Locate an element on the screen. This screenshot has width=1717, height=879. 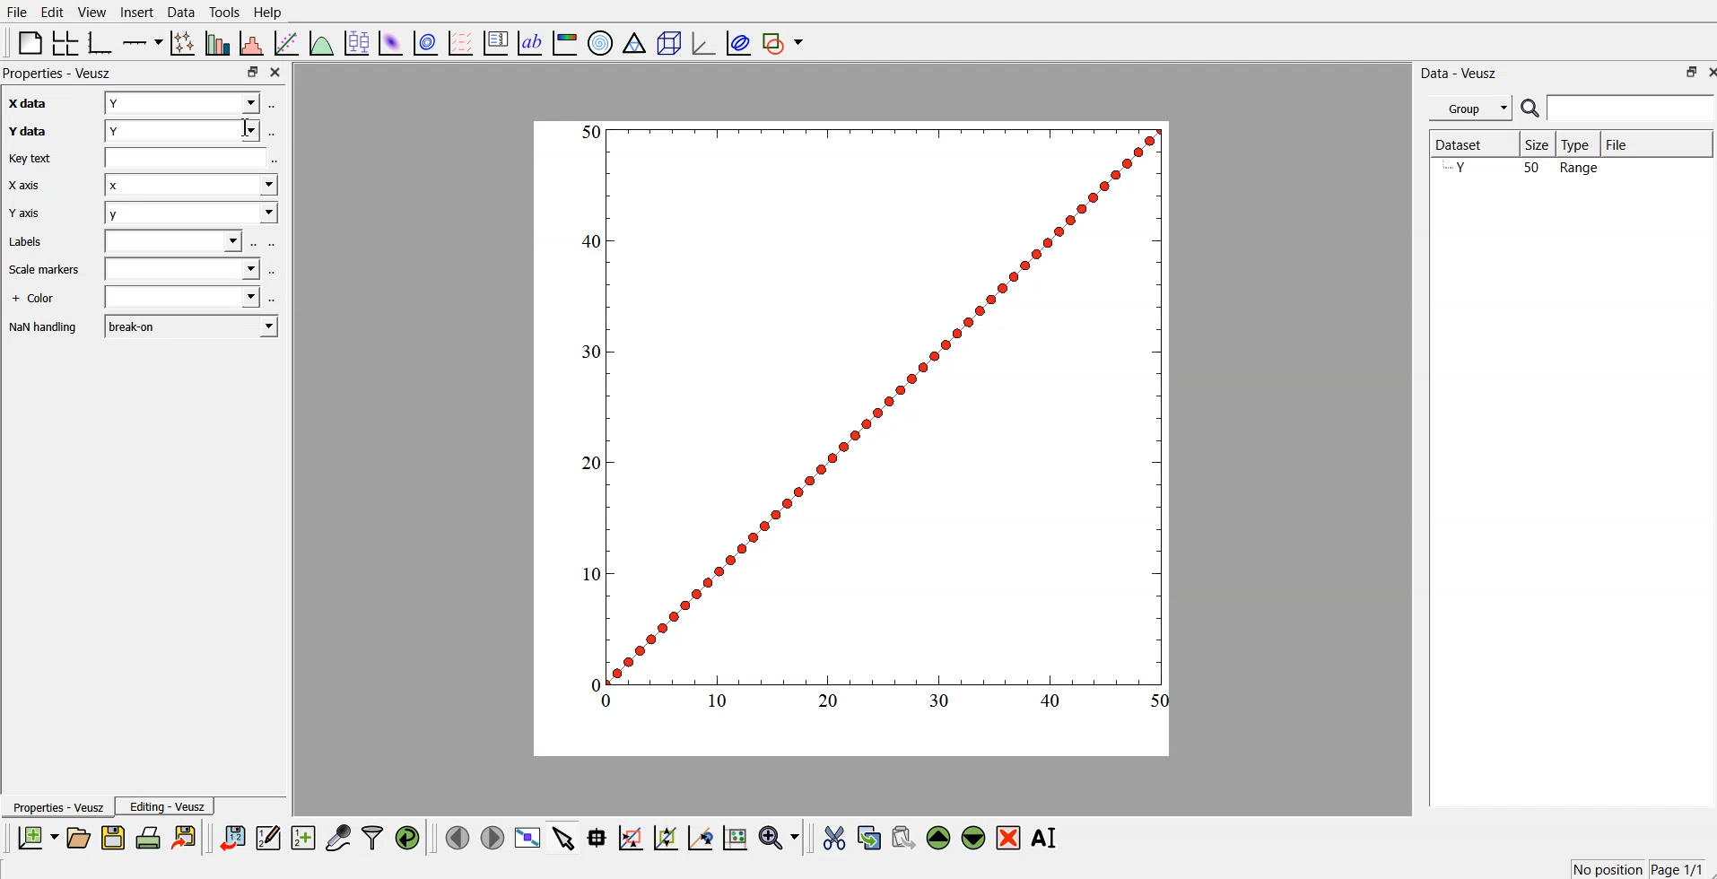
Properties - Veusz is located at coordinates (59, 807).